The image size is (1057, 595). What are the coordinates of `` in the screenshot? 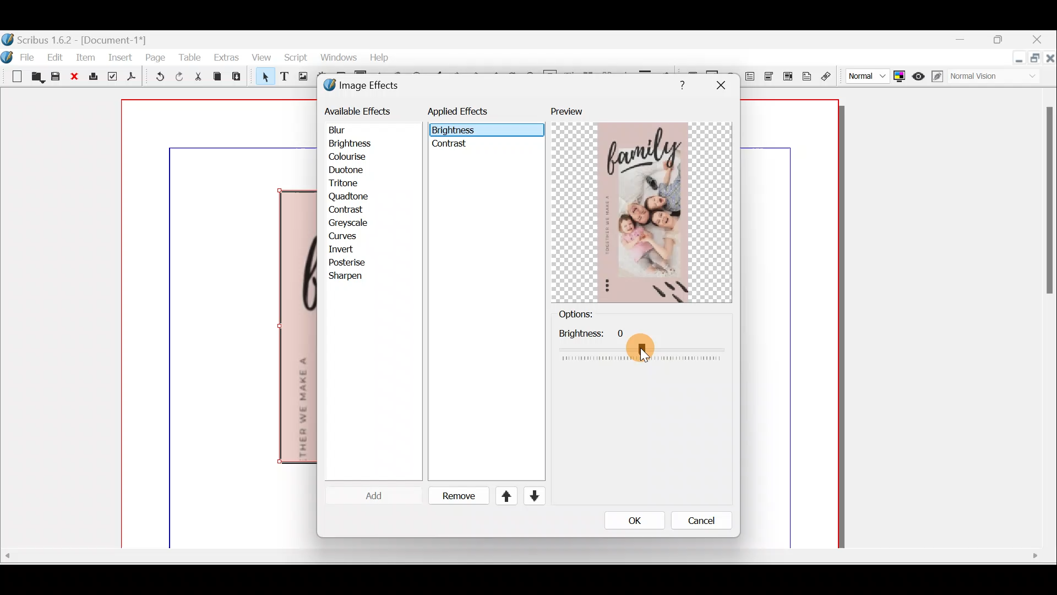 It's located at (519, 556).